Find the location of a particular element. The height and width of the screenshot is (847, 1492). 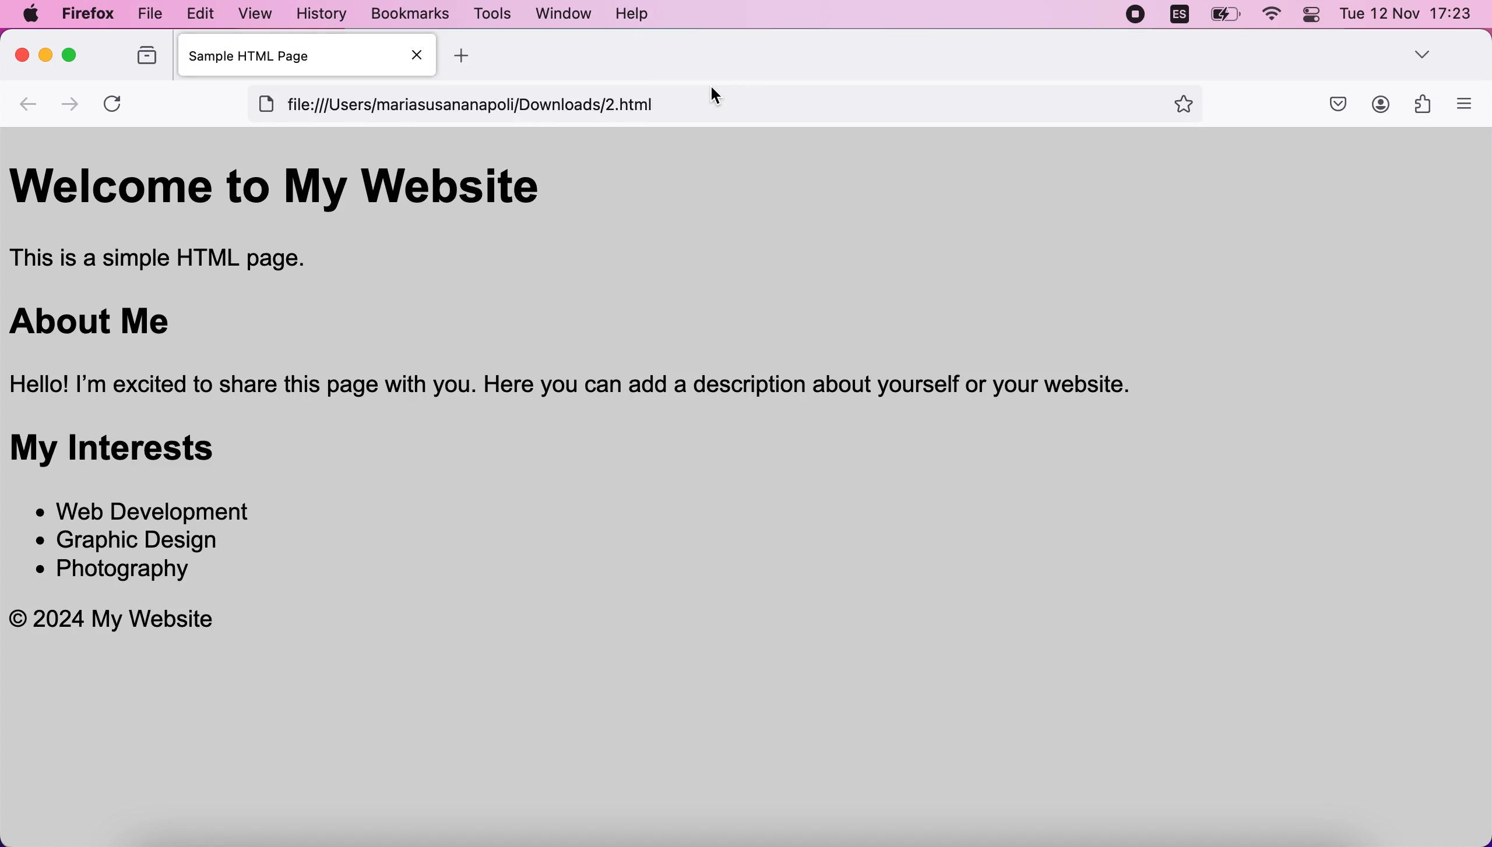

edit is located at coordinates (201, 14).